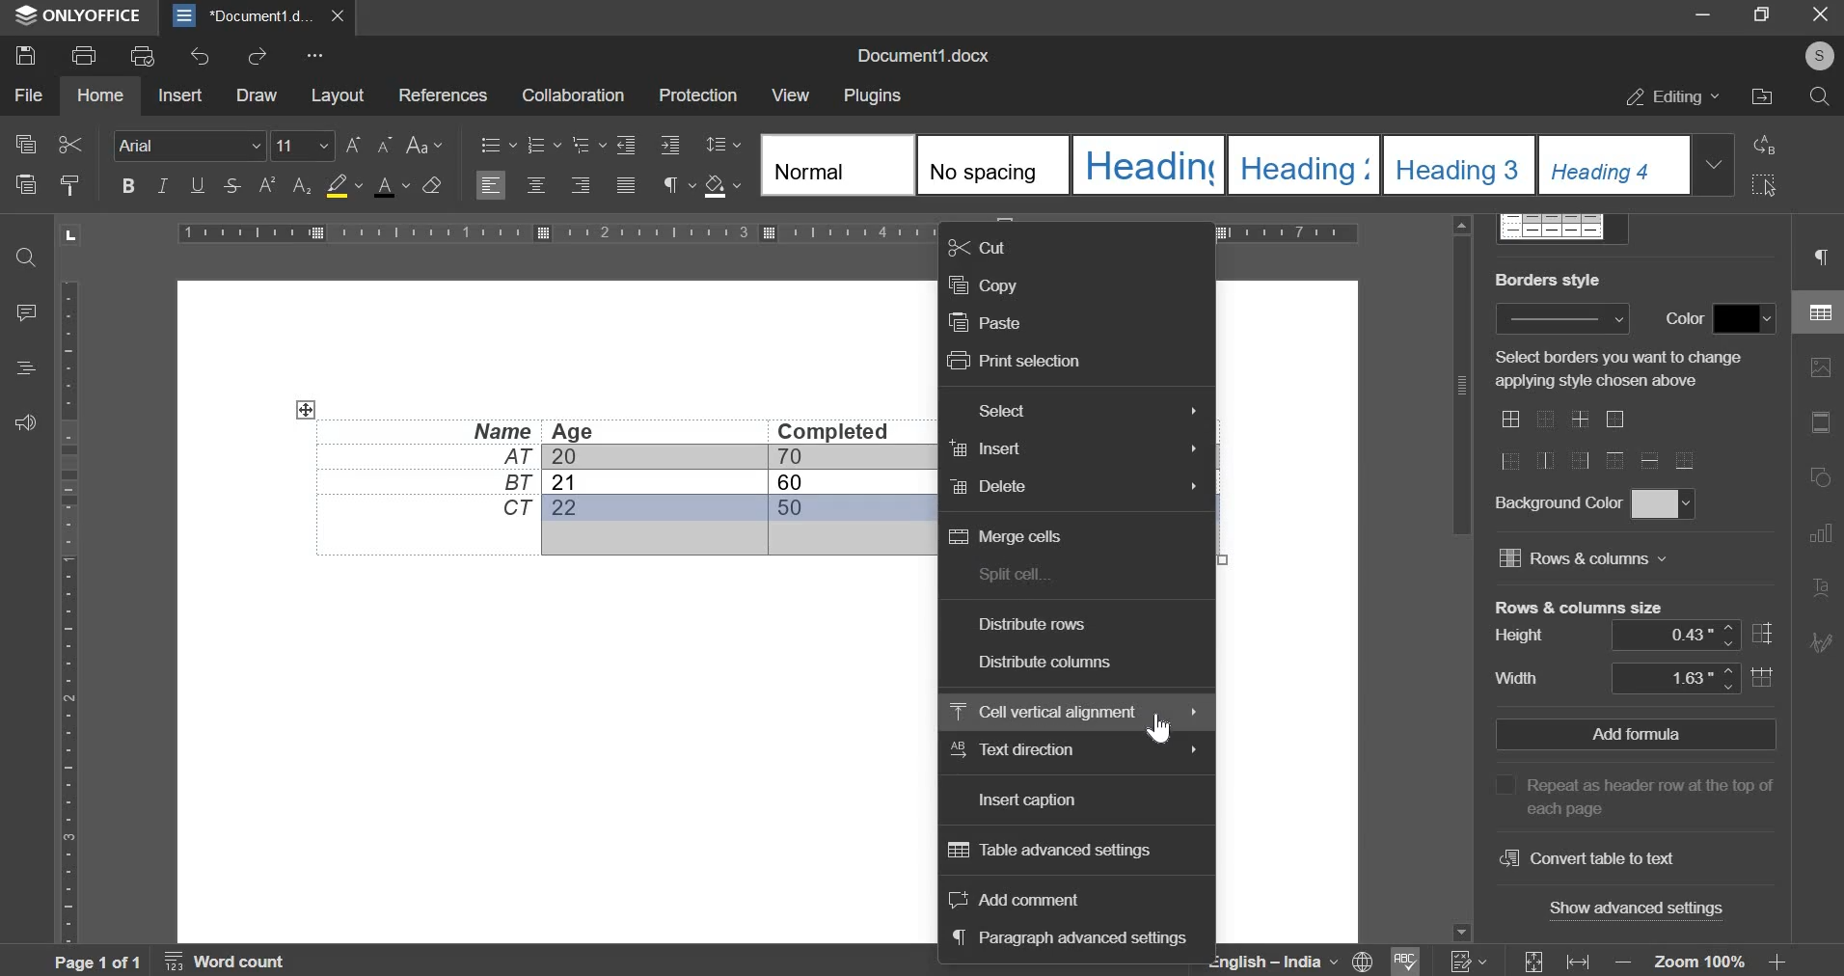  What do you see at coordinates (537, 145) in the screenshot?
I see `numbering` at bounding box center [537, 145].